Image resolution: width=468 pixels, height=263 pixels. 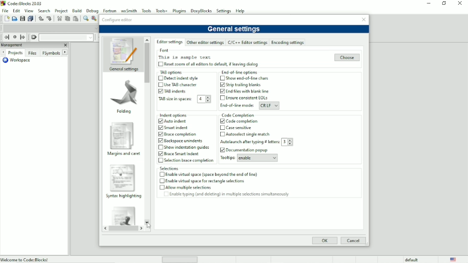 I want to click on up, so click(x=147, y=39).